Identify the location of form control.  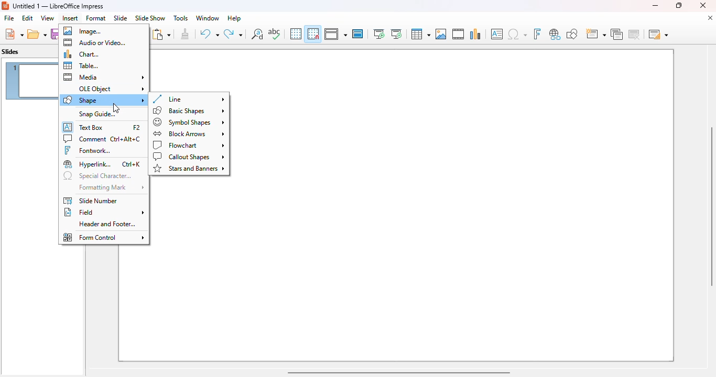
(104, 237).